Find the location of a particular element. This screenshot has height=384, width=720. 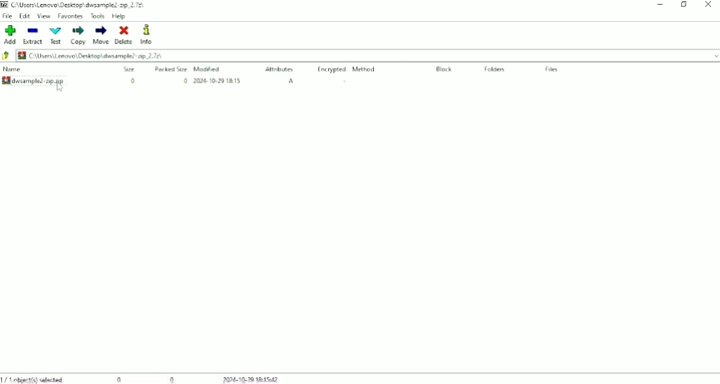

Add is located at coordinates (9, 34).